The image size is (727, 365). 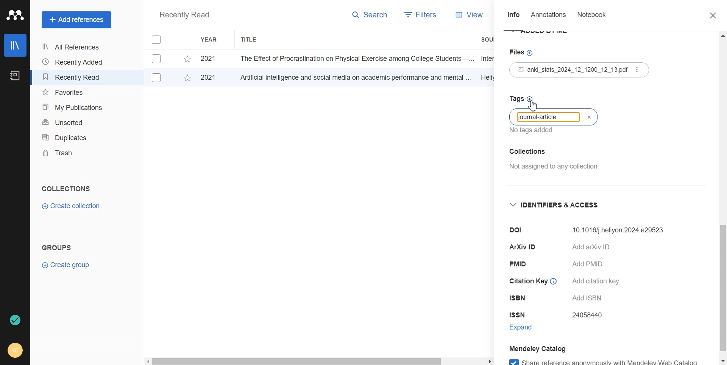 What do you see at coordinates (210, 40) in the screenshot?
I see `Year` at bounding box center [210, 40].